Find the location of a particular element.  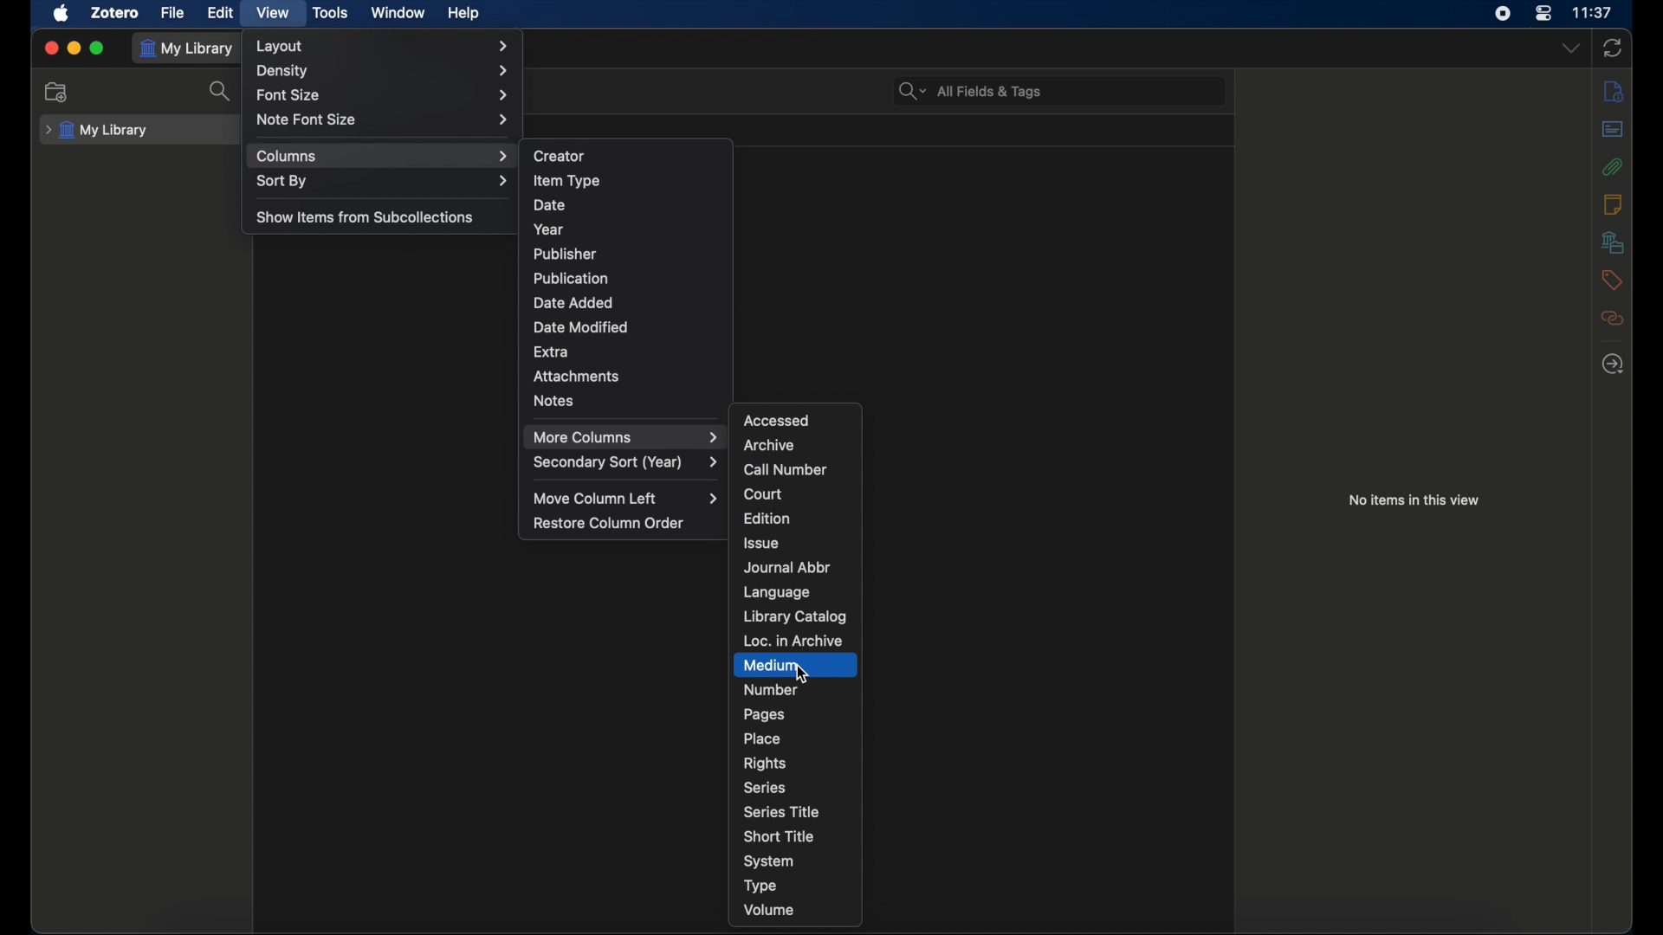

dropdown is located at coordinates (1569, 47).